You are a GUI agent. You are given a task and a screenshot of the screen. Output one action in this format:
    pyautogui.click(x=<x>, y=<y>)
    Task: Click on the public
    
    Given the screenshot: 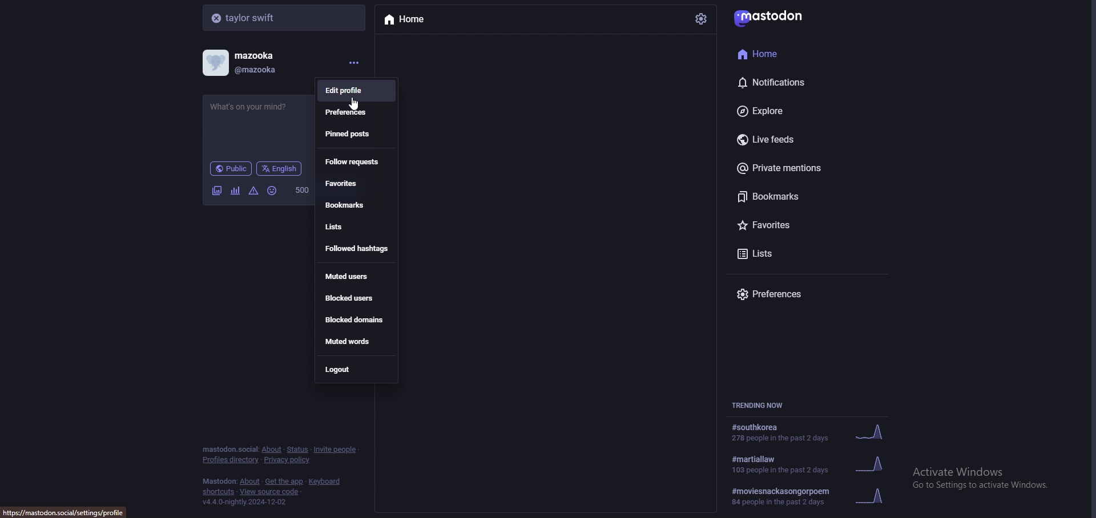 What is the action you would take?
    pyautogui.click(x=232, y=168)
    